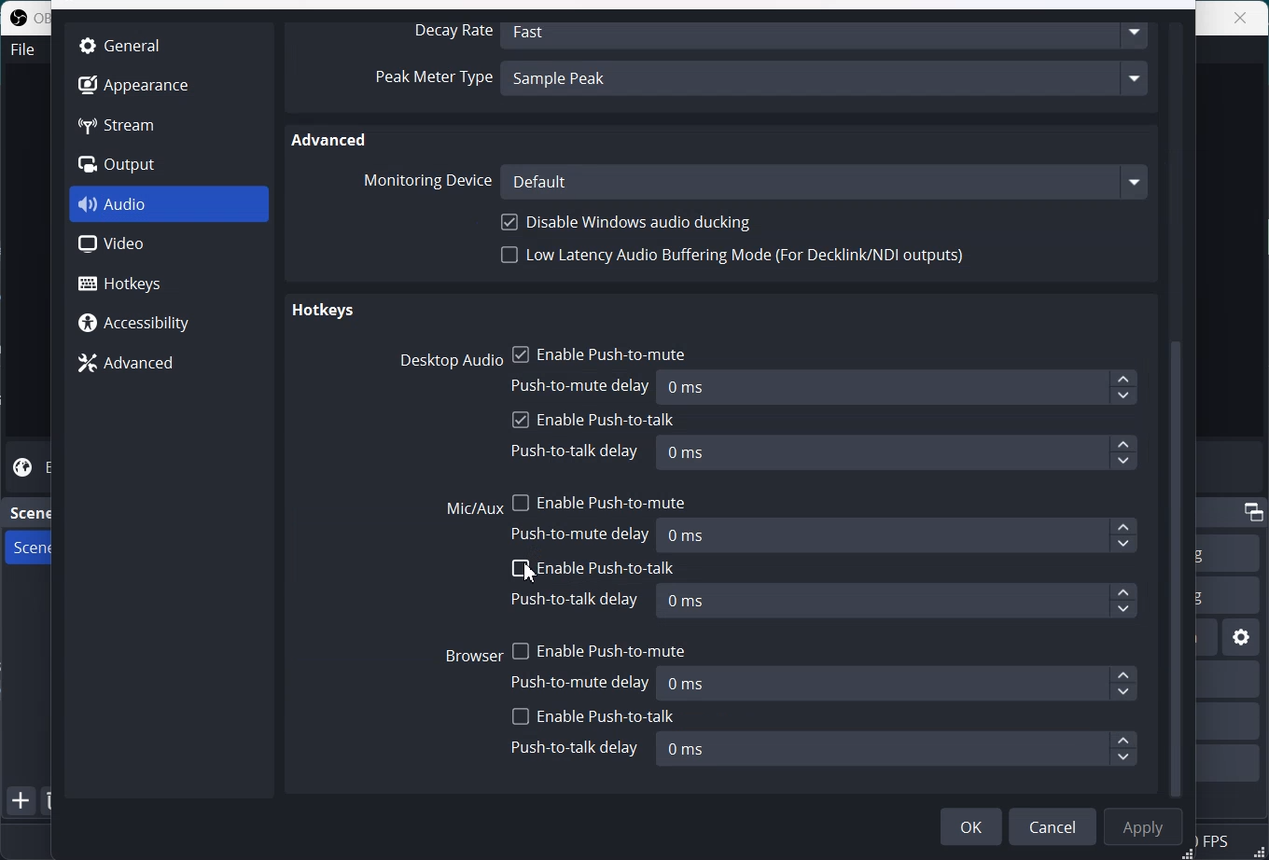 The image size is (1269, 860). Describe the element at coordinates (578, 599) in the screenshot. I see `Push-to-talk delay` at that location.